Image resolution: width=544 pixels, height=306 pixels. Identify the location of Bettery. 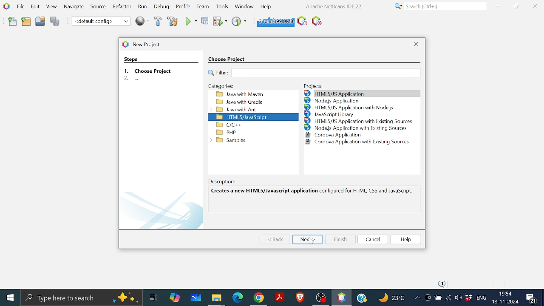
(438, 298).